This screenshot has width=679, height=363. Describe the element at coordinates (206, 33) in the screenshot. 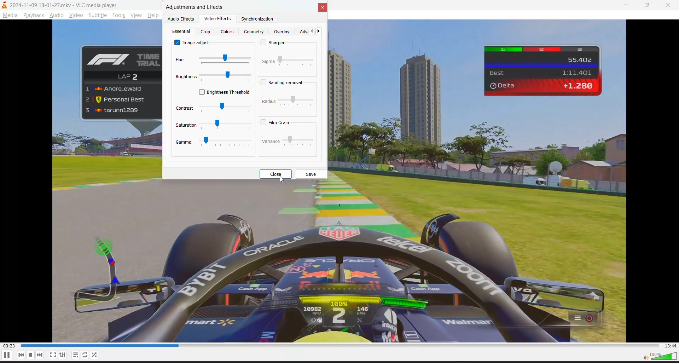

I see `crop` at that location.